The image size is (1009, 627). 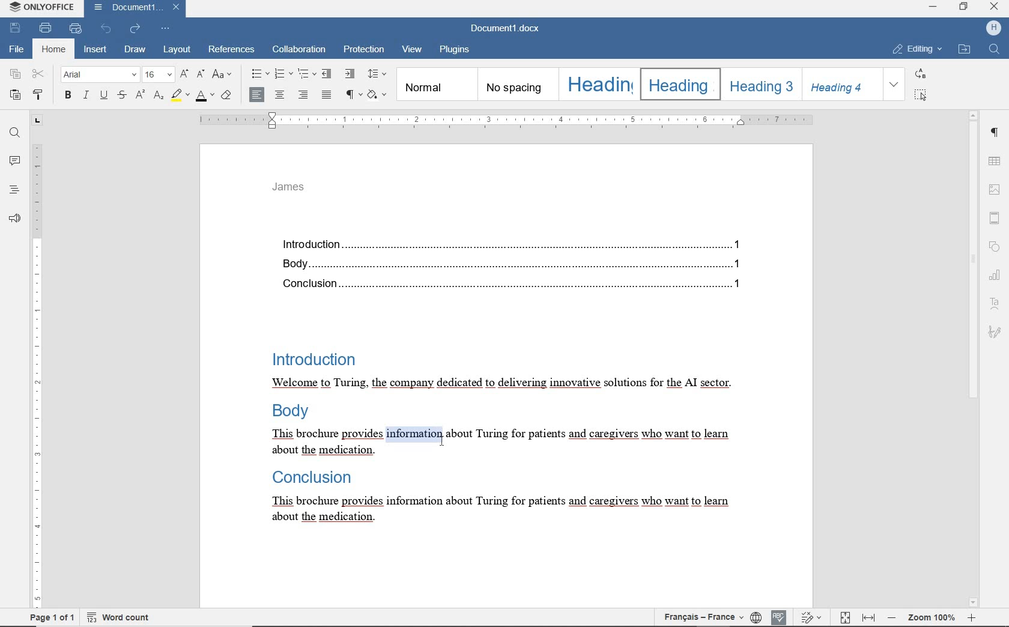 What do you see at coordinates (46, 28) in the screenshot?
I see `PRINT` at bounding box center [46, 28].